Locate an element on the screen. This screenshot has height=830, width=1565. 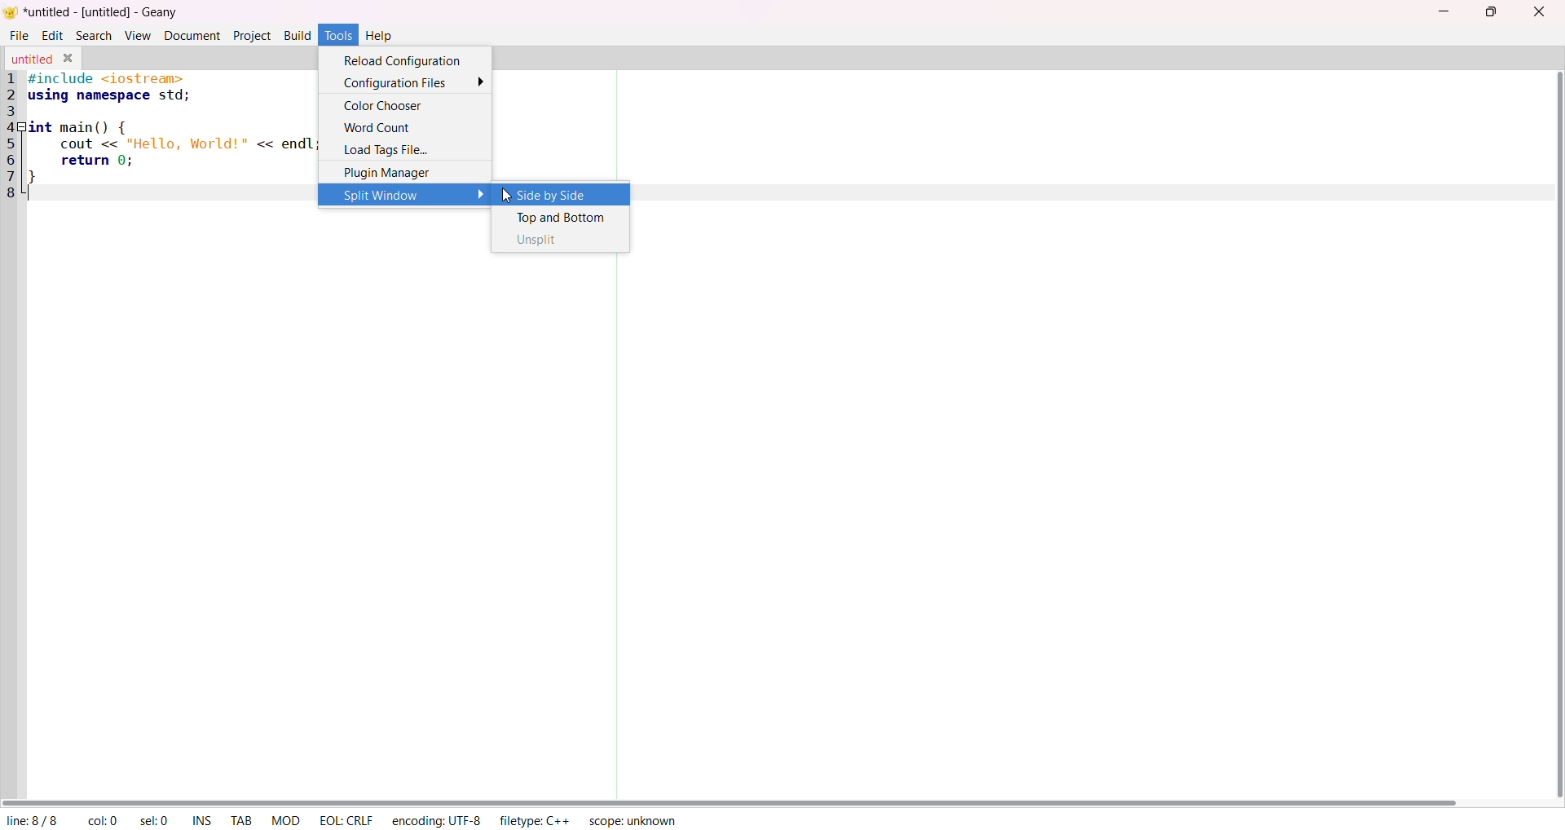
close is located at coordinates (1536, 13).